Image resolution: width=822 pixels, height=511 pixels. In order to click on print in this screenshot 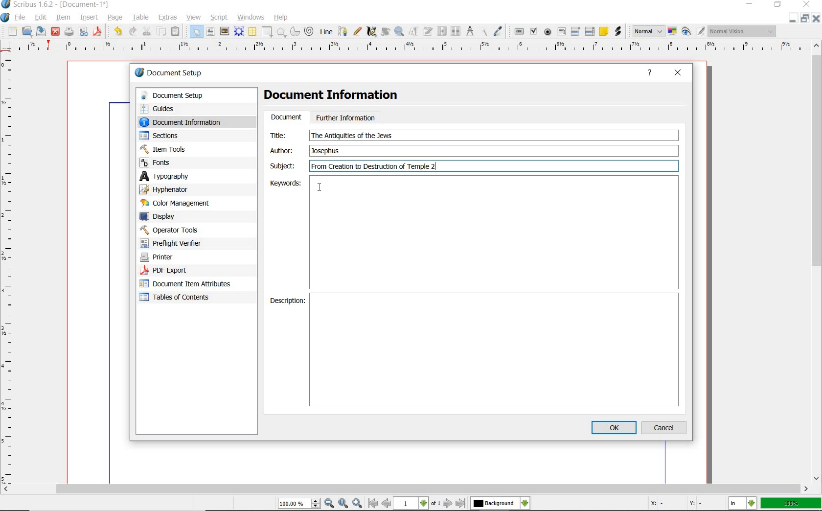, I will do `click(69, 32)`.